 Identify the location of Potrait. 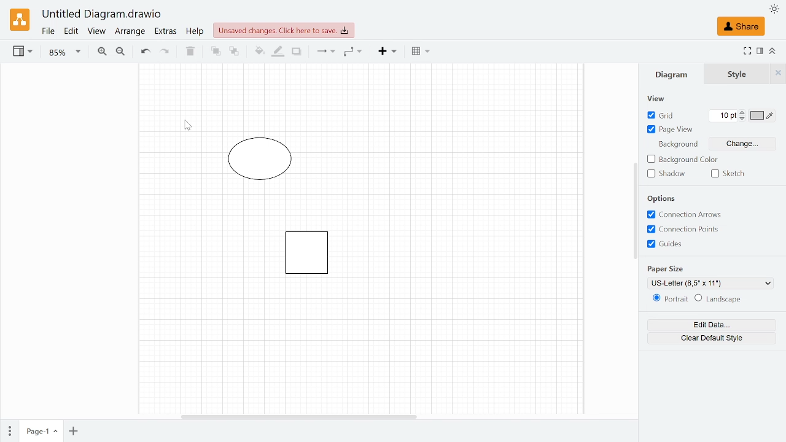
(668, 300).